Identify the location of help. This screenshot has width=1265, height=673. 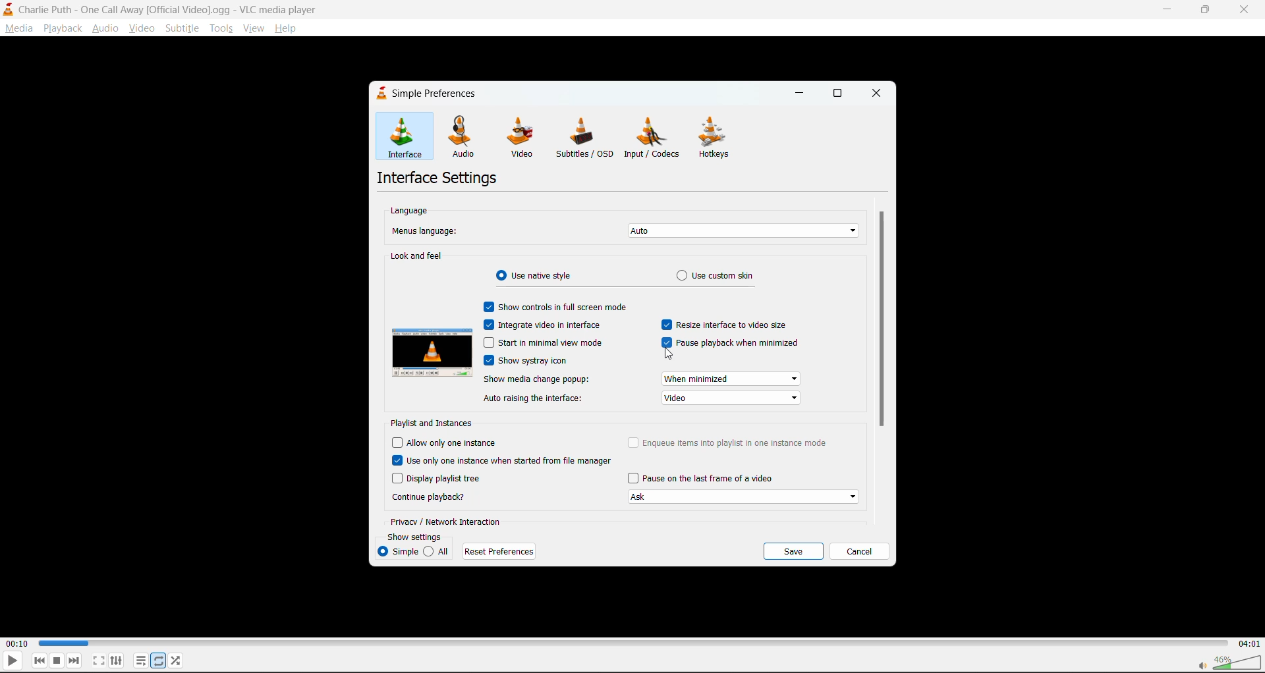
(289, 30).